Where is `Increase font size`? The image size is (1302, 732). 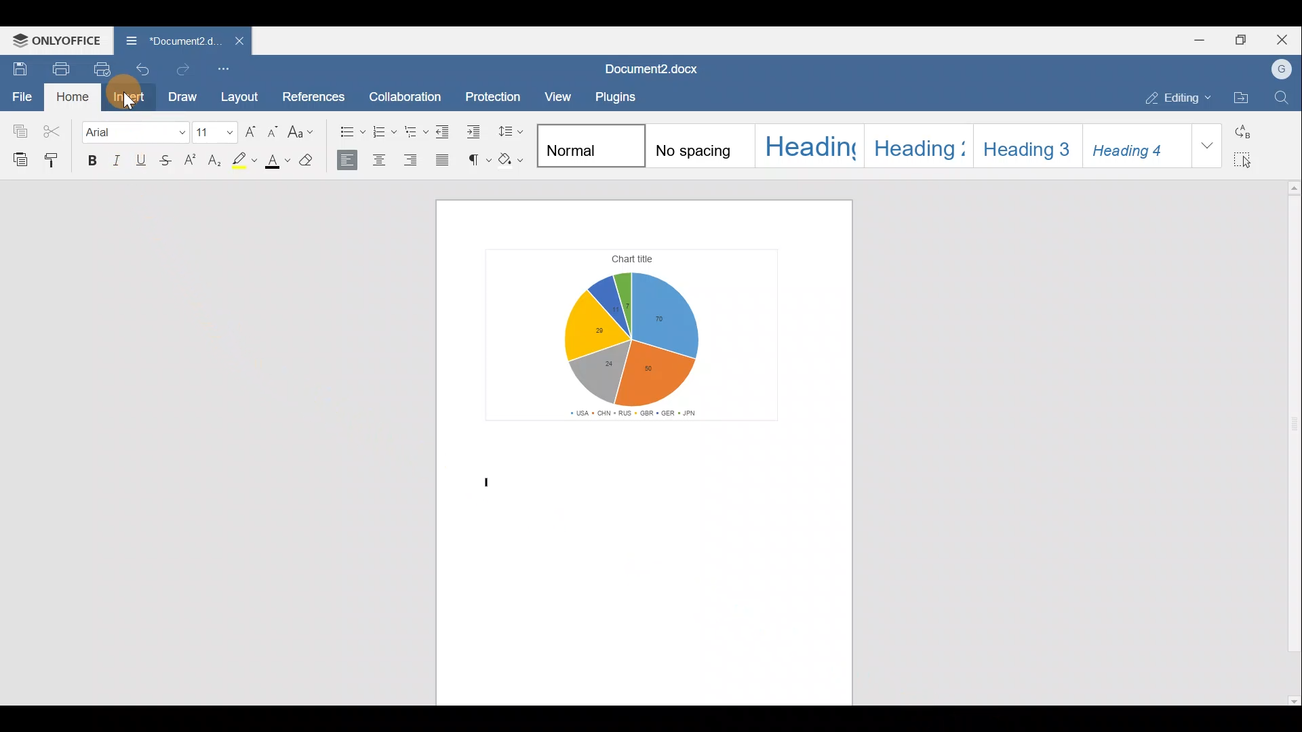 Increase font size is located at coordinates (253, 134).